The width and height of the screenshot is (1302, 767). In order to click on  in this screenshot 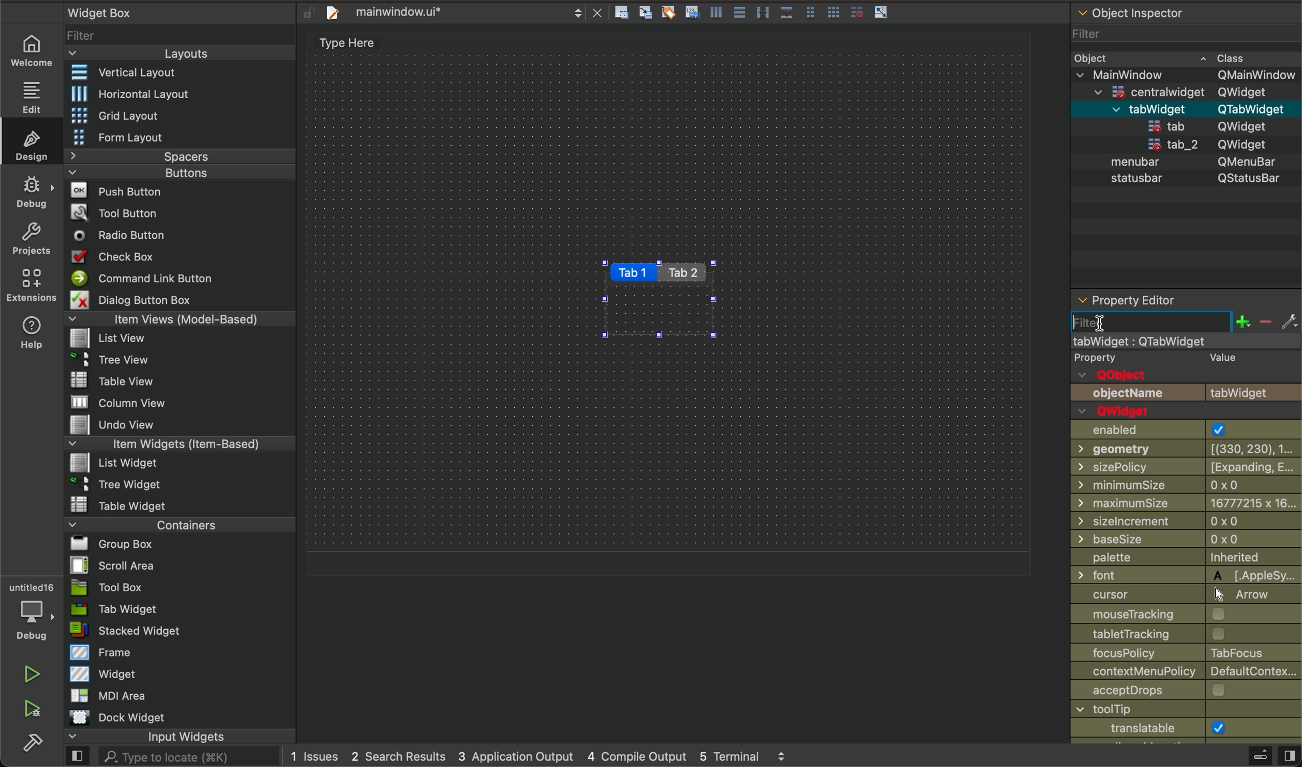, I will do `click(1188, 615)`.